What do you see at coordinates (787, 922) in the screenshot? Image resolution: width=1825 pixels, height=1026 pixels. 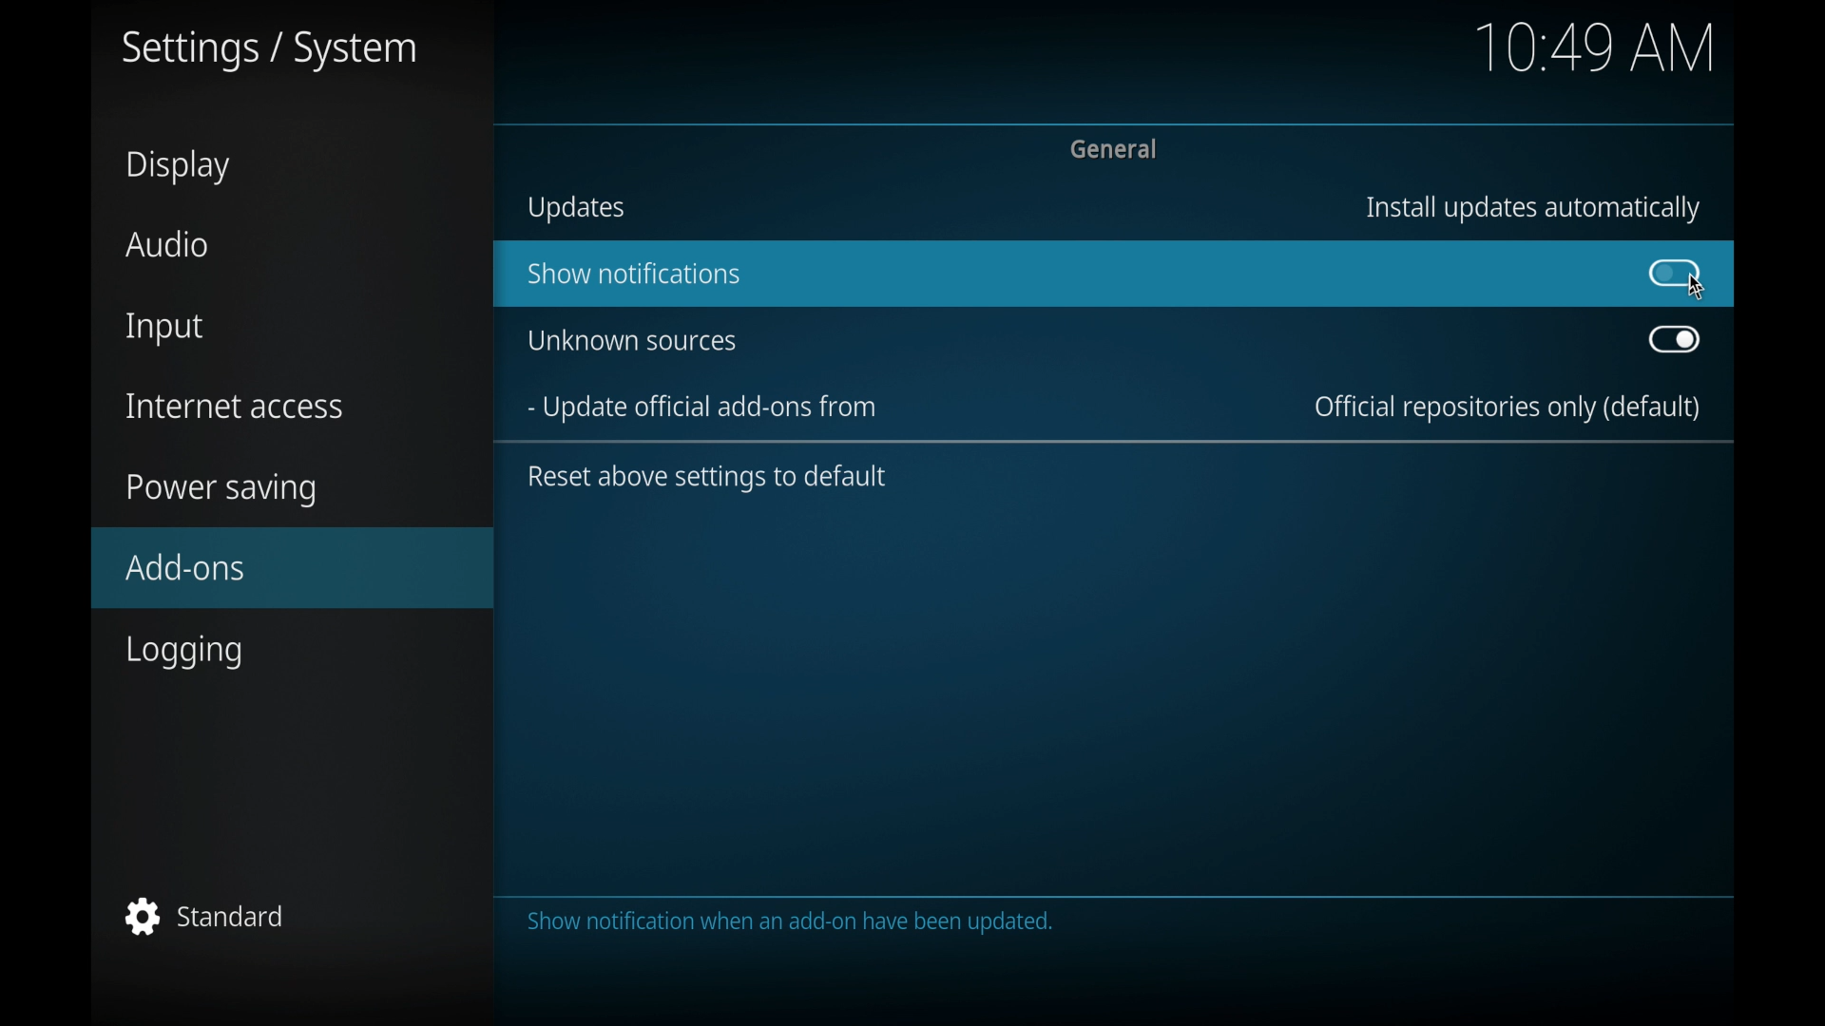 I see `the category contains settings for the  add on. system ` at bounding box center [787, 922].